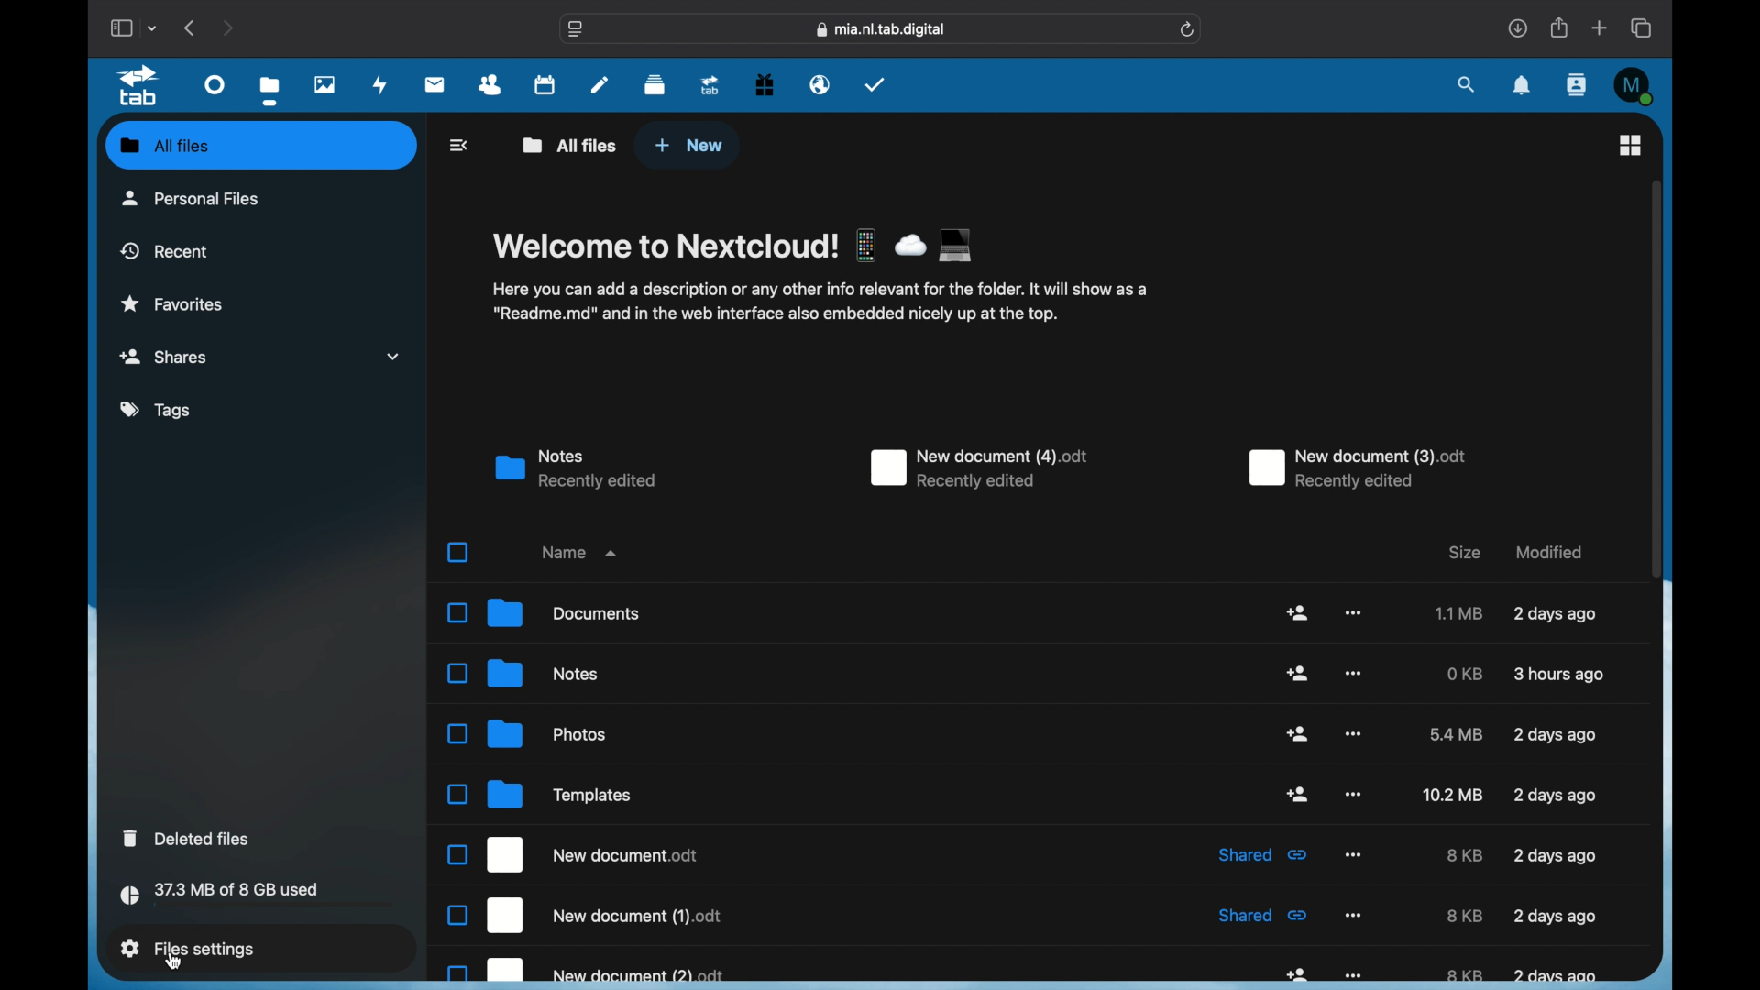 This screenshot has height=990, width=1760. What do you see at coordinates (978, 468) in the screenshot?
I see `new document` at bounding box center [978, 468].